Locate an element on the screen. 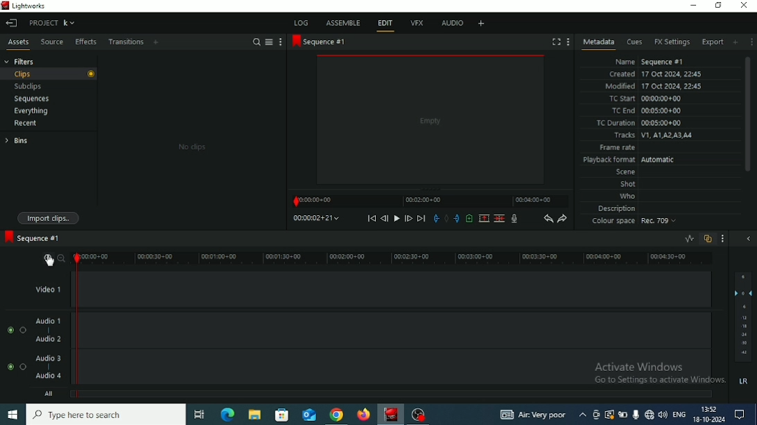 The width and height of the screenshot is (757, 425). Export is located at coordinates (713, 42).